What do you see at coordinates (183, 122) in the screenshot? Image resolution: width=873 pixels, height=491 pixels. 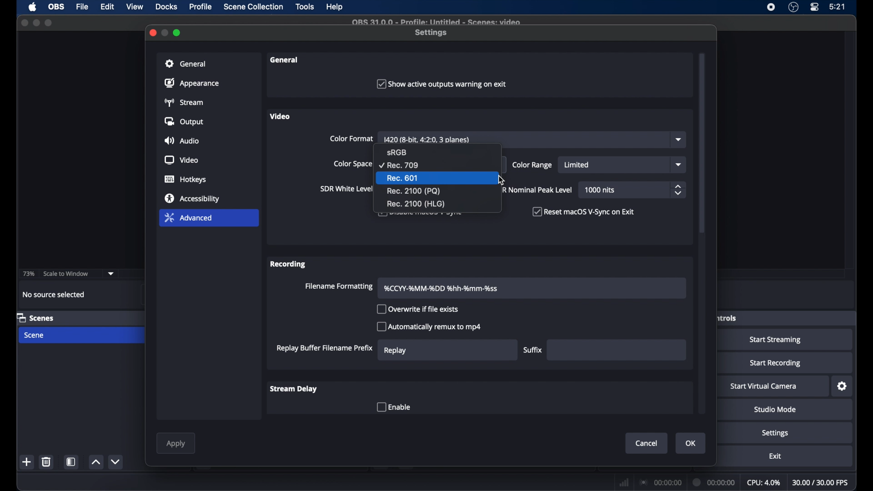 I see `output` at bounding box center [183, 122].